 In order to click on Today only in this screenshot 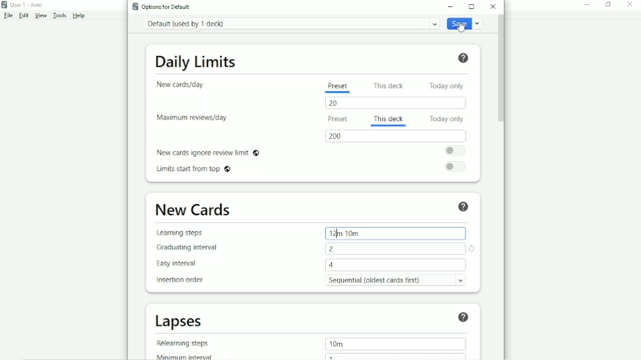, I will do `click(447, 86)`.